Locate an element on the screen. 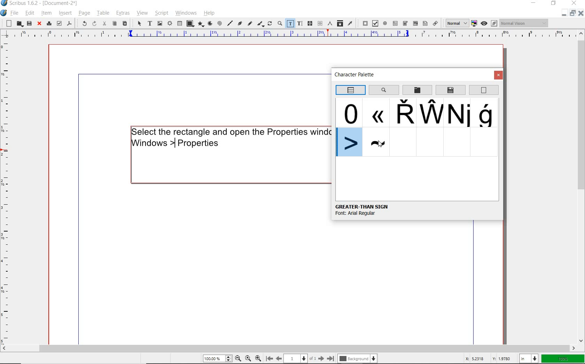 This screenshot has height=364, width=585. redo is located at coordinates (94, 24).